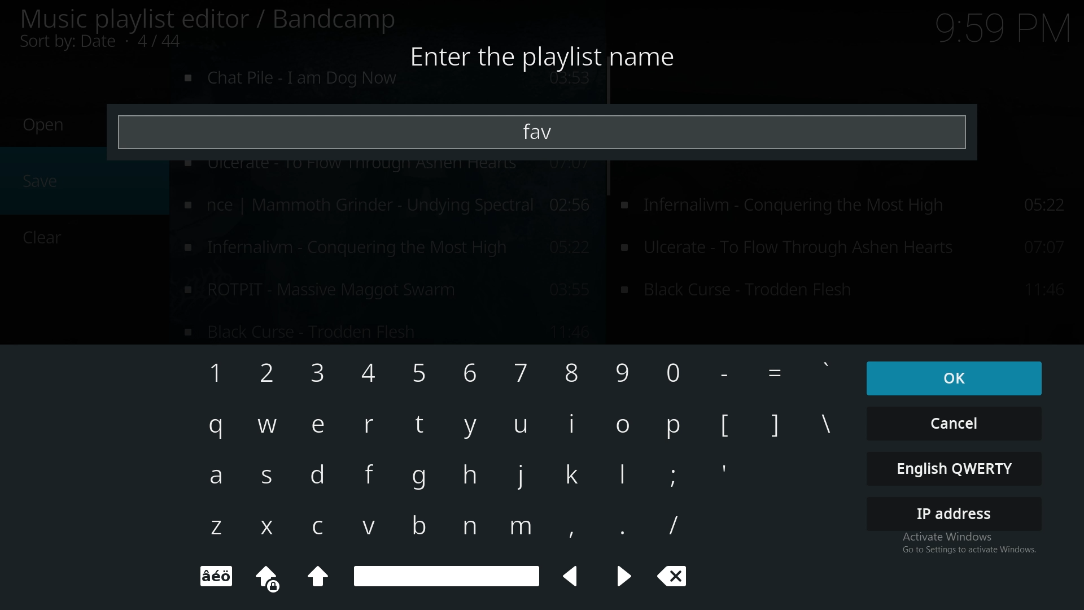 This screenshot has width=1084, height=610. I want to click on keyboard input, so click(622, 476).